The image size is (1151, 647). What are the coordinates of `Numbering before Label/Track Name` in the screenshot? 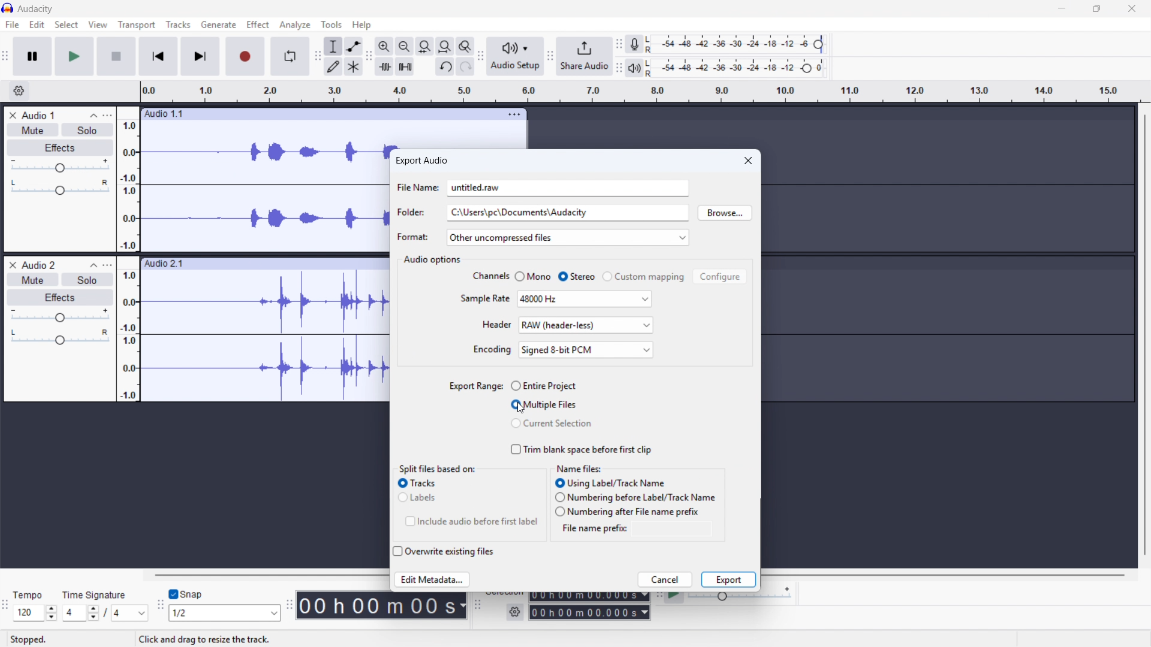 It's located at (635, 497).